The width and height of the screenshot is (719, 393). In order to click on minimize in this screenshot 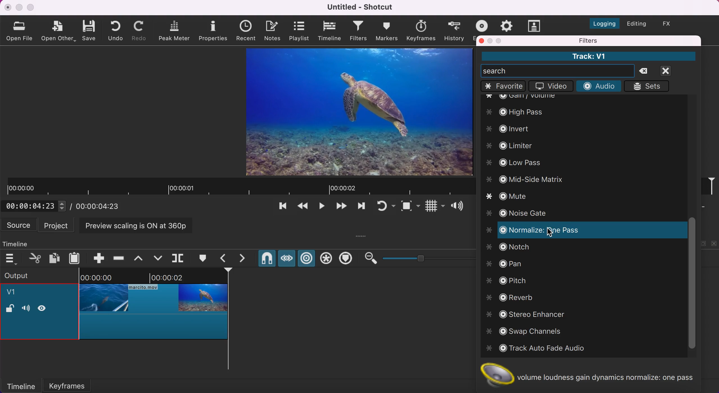, I will do `click(19, 7)`.